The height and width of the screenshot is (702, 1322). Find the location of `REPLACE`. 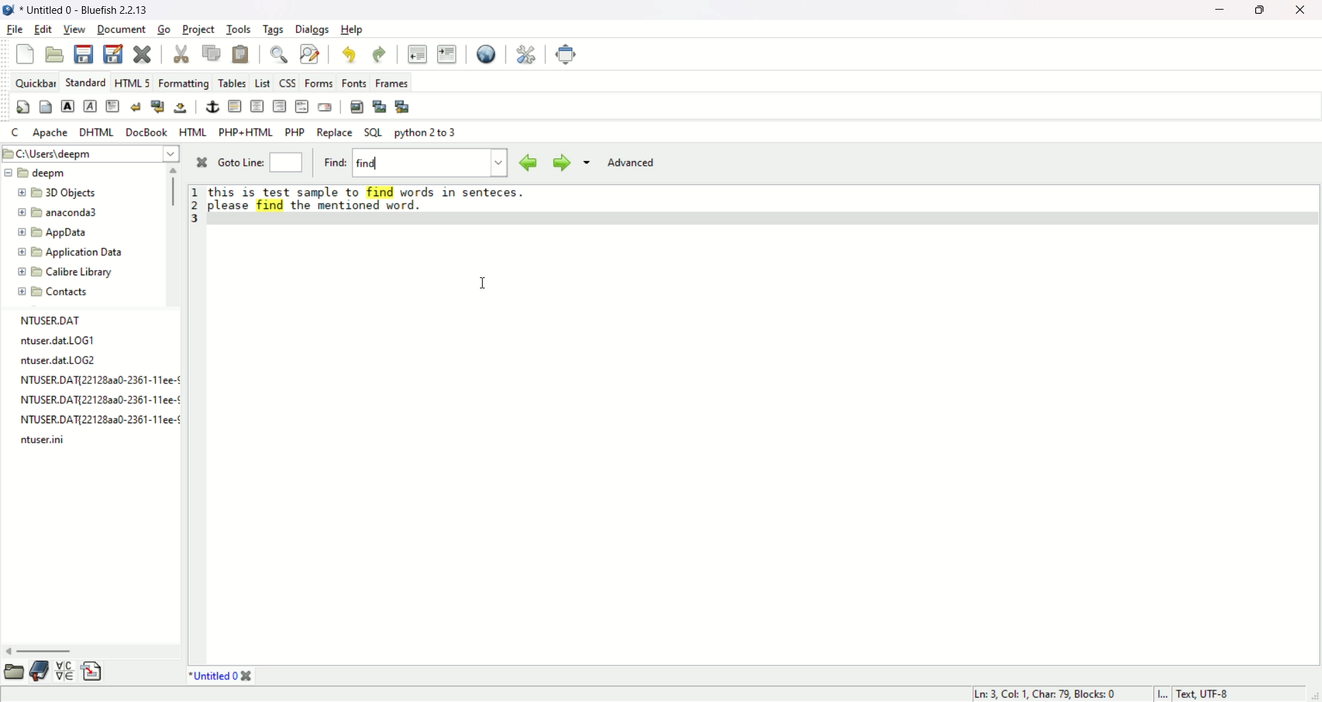

REPLACE is located at coordinates (334, 134).